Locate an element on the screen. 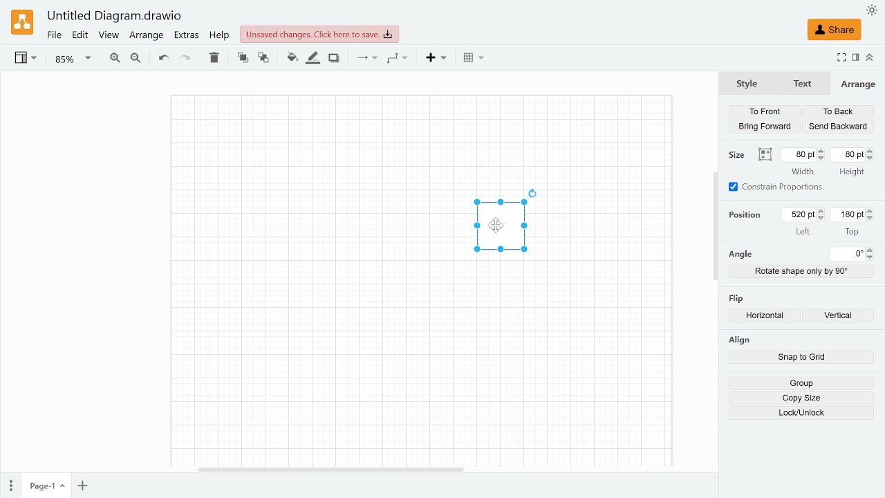 The height and width of the screenshot is (498, 885). Snap to grid is located at coordinates (801, 358).